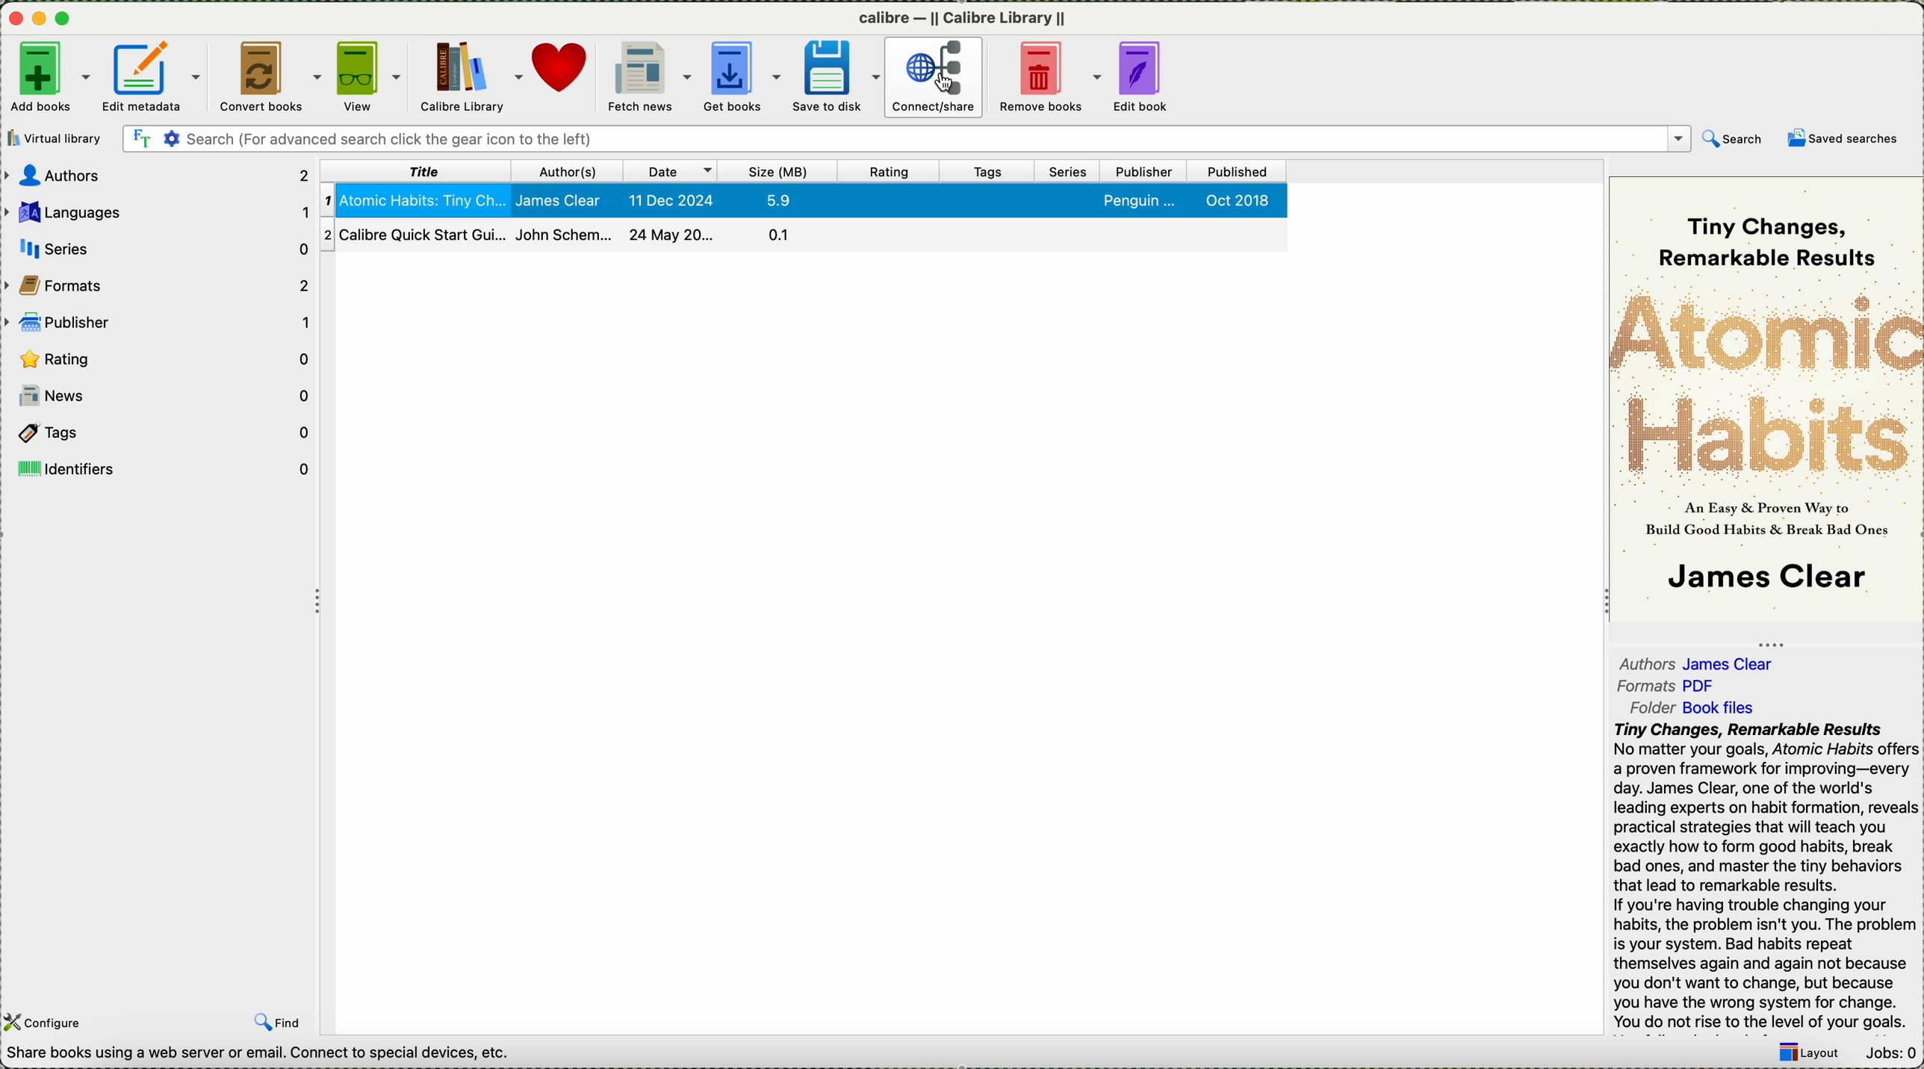 Image resolution: width=1924 pixels, height=1069 pixels. Describe the element at coordinates (571, 170) in the screenshot. I see `authors` at that location.